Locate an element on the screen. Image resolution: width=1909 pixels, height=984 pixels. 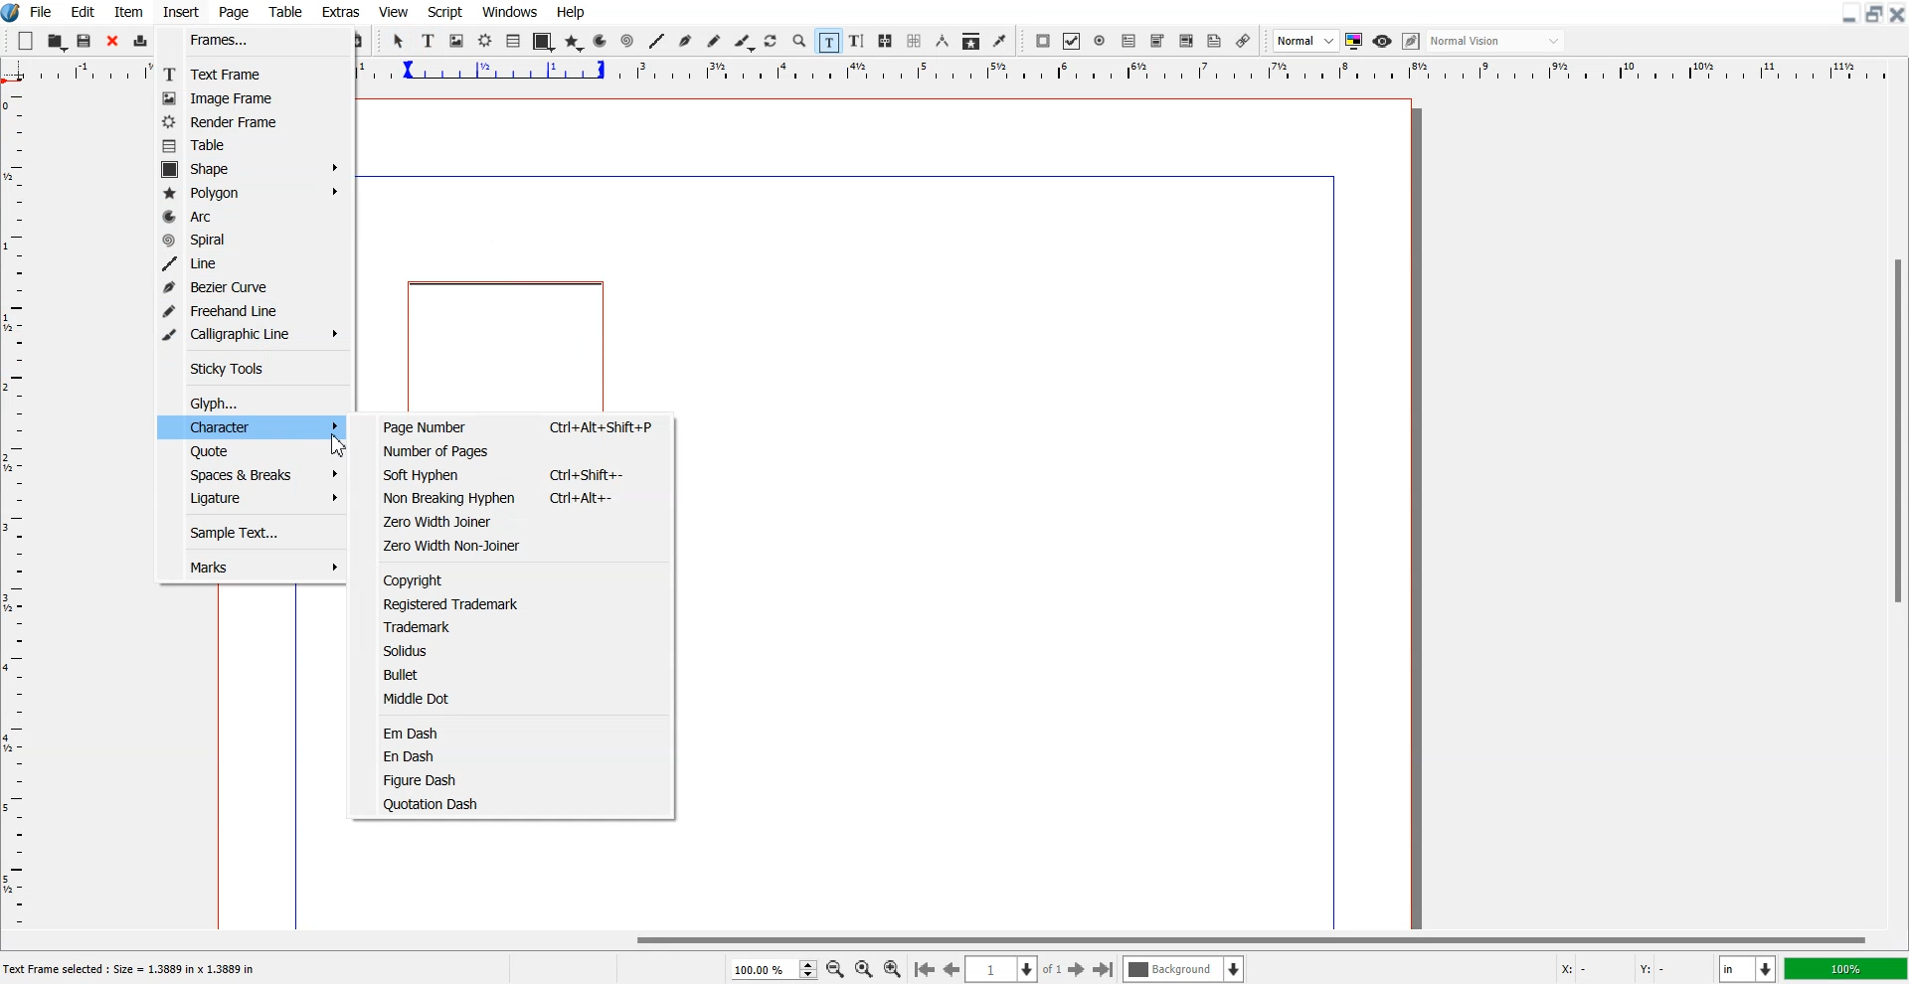
PDF List Box is located at coordinates (1186, 42).